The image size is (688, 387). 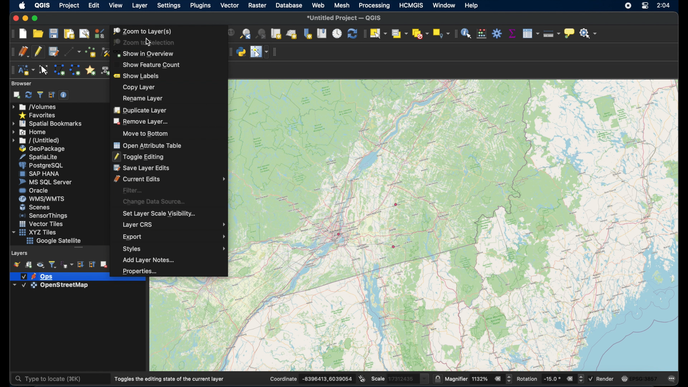 What do you see at coordinates (292, 34) in the screenshot?
I see `new 3D map view` at bounding box center [292, 34].